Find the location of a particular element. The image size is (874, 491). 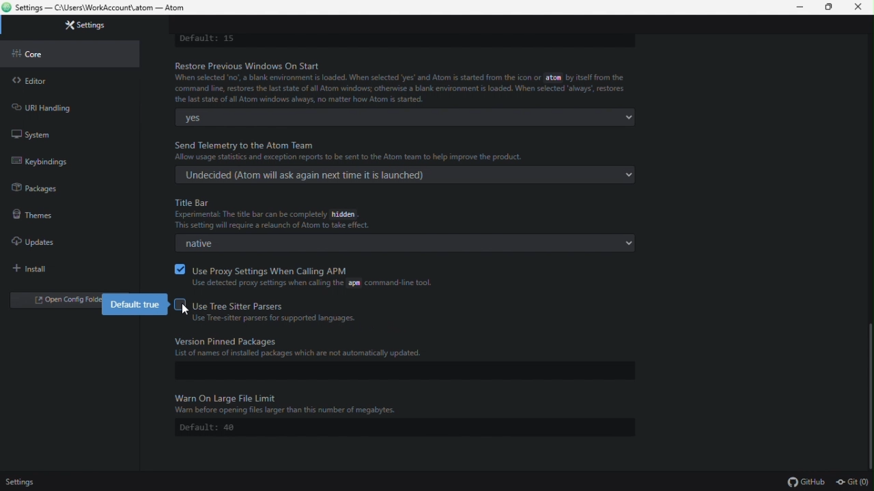

settings is located at coordinates (87, 25).